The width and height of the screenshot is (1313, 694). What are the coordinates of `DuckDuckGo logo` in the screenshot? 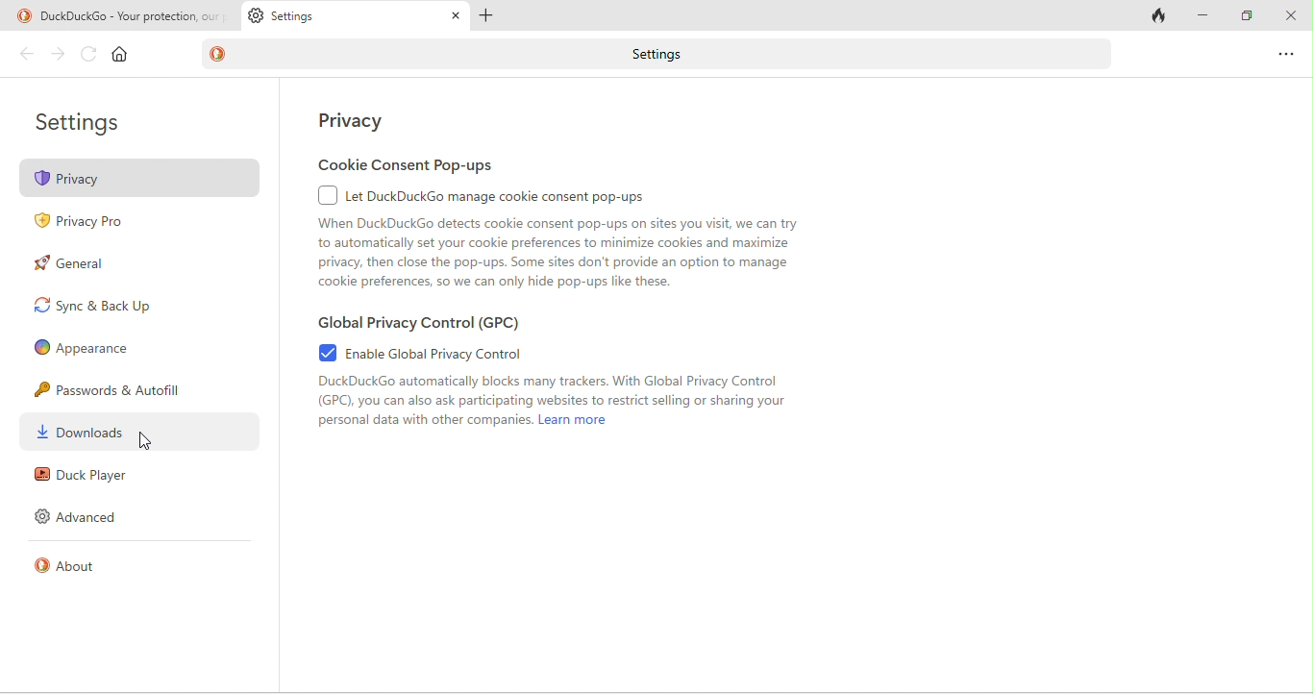 It's located at (221, 53).